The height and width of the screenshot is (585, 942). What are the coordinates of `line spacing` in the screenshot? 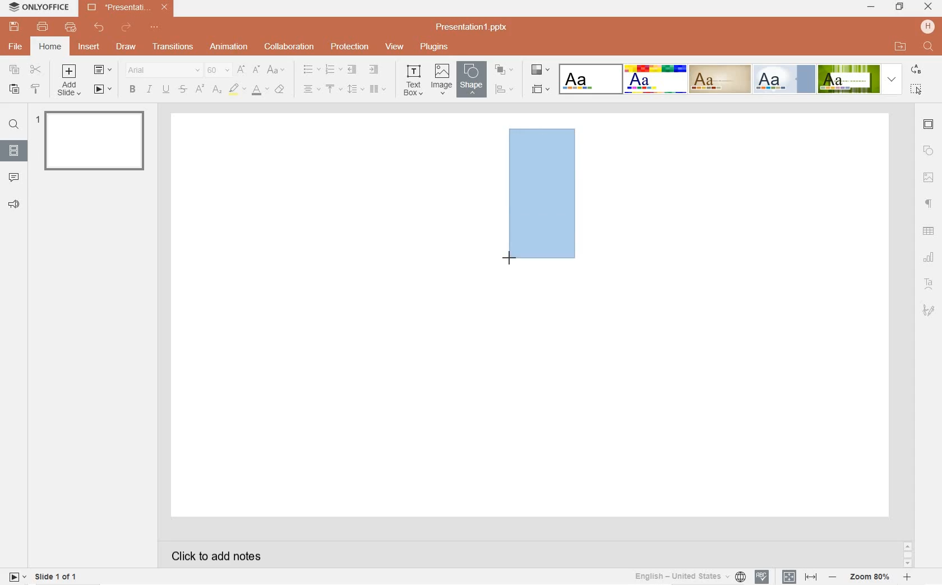 It's located at (354, 89).